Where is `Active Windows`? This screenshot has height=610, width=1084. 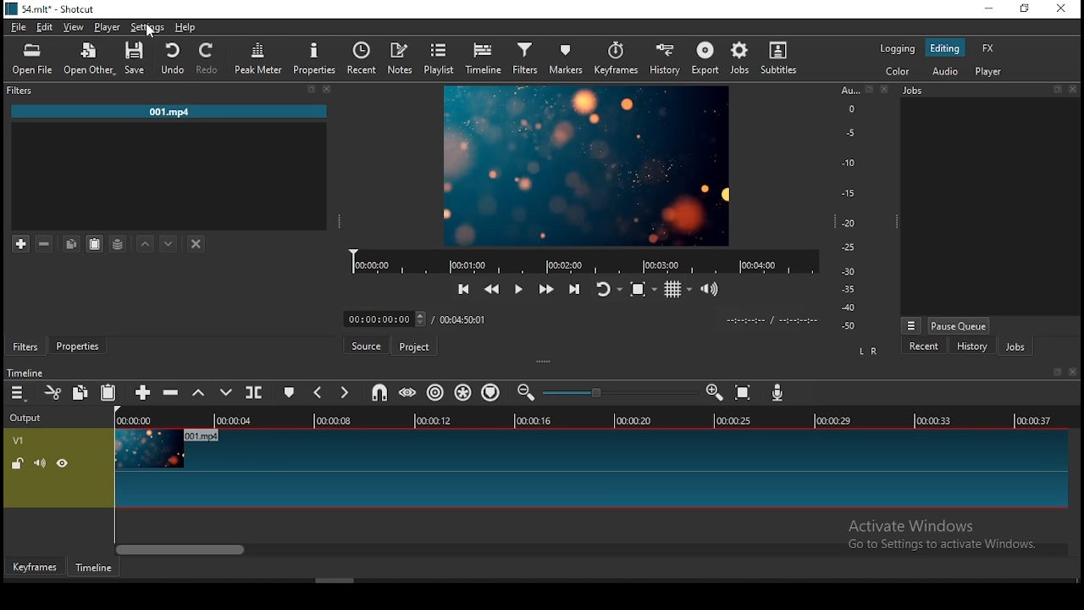
Active Windows is located at coordinates (918, 526).